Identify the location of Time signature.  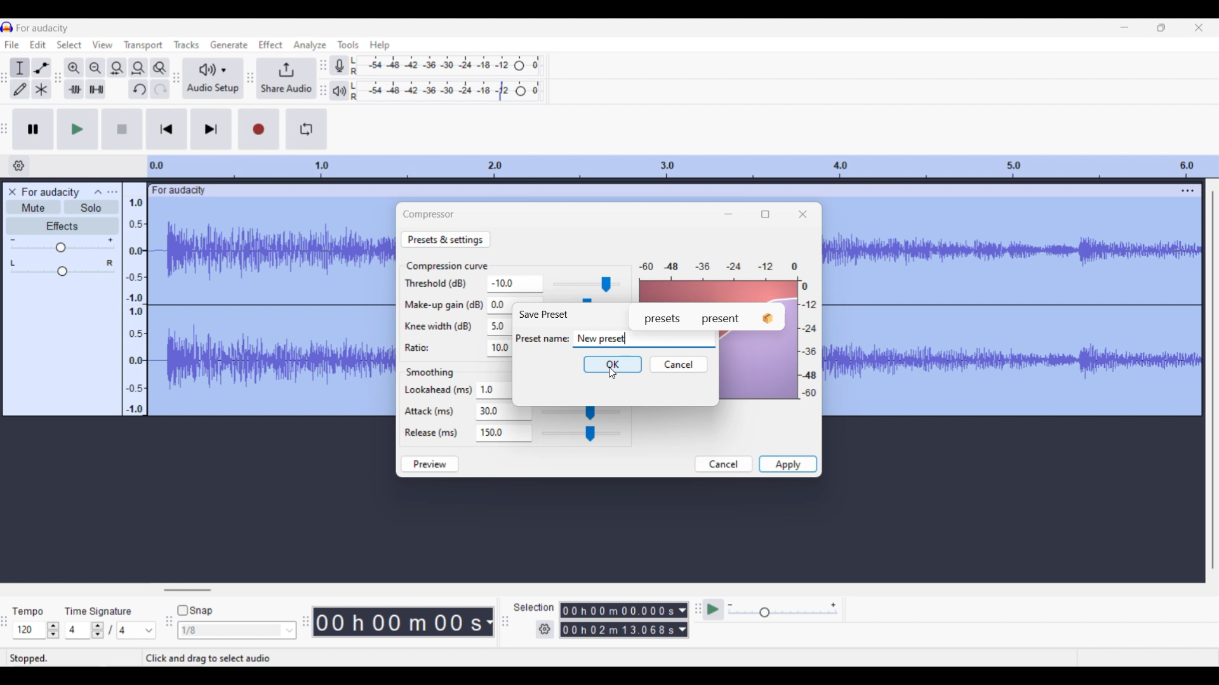
(99, 611).